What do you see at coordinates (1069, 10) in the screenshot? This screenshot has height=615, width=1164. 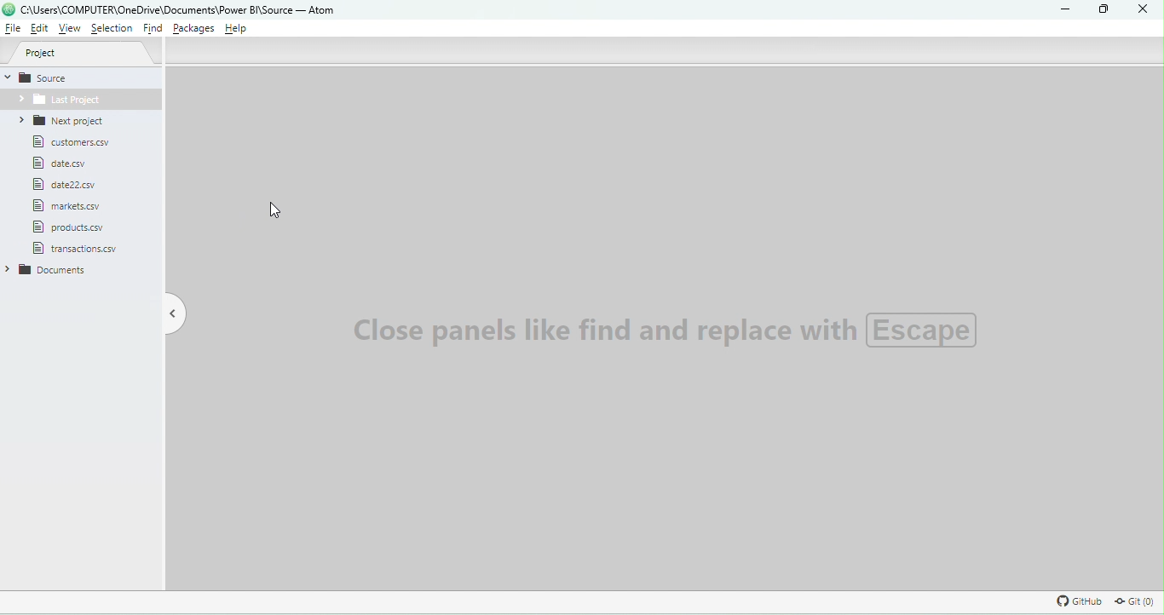 I see `Minimize` at bounding box center [1069, 10].